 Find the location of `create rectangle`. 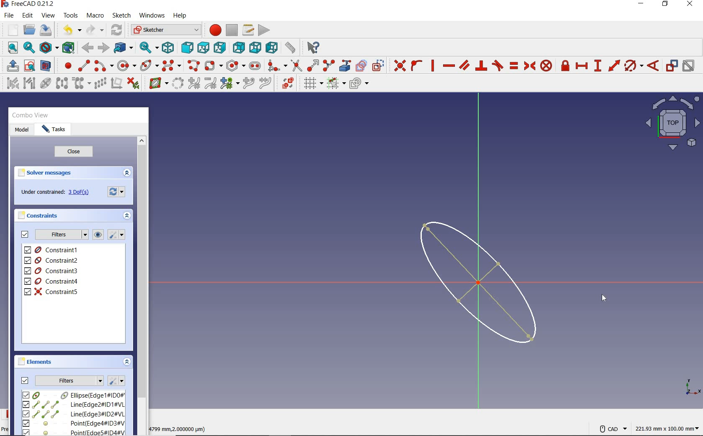

create rectangle is located at coordinates (213, 66).